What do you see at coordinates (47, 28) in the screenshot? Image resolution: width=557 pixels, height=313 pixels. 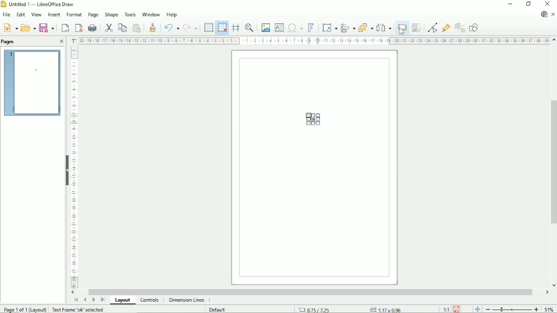 I see `Save` at bounding box center [47, 28].